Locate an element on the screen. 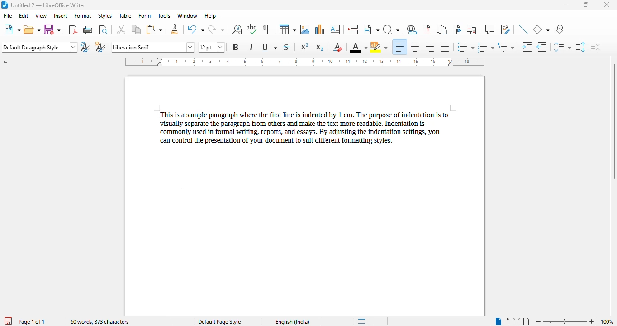 The image size is (617, 326). toggle ordered list is located at coordinates (486, 47).